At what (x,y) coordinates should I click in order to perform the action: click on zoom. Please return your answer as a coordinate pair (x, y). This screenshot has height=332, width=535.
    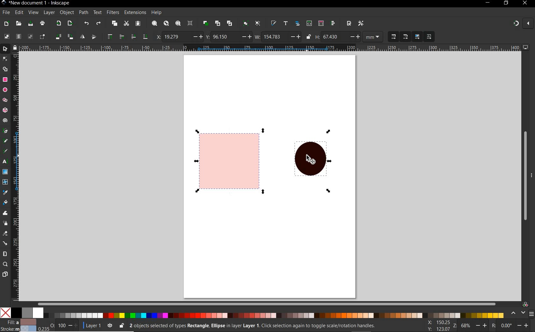
    Looking at the image, I should click on (473, 326).